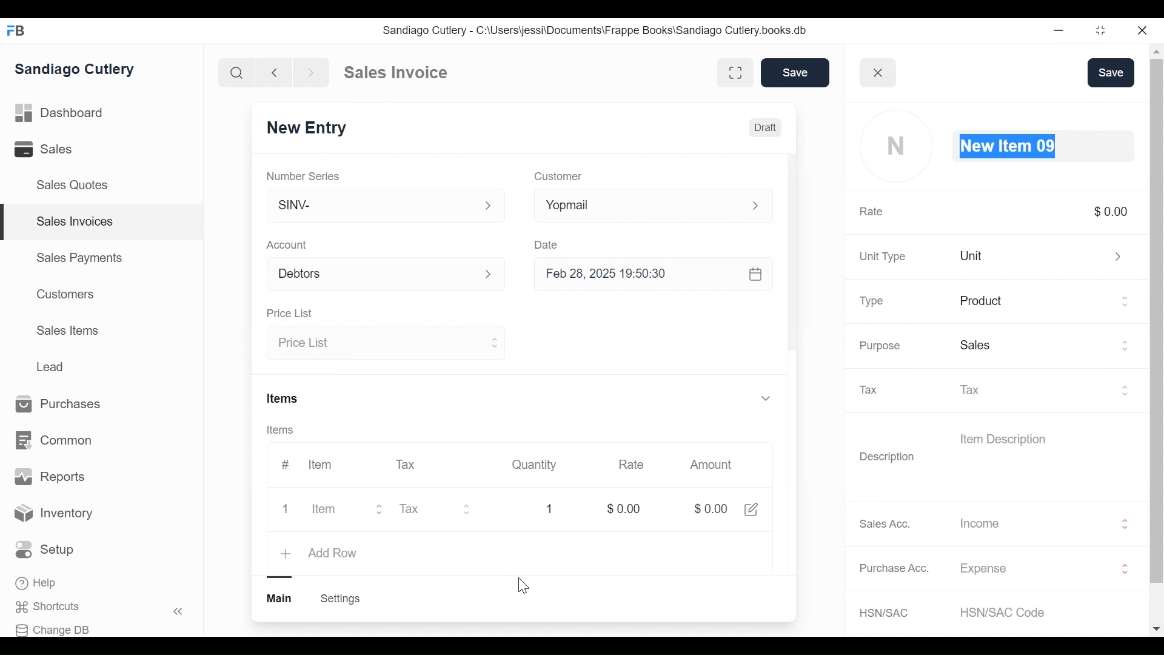 This screenshot has height=655, width=1164. What do you see at coordinates (386, 206) in the screenshot?
I see `SINV-` at bounding box center [386, 206].